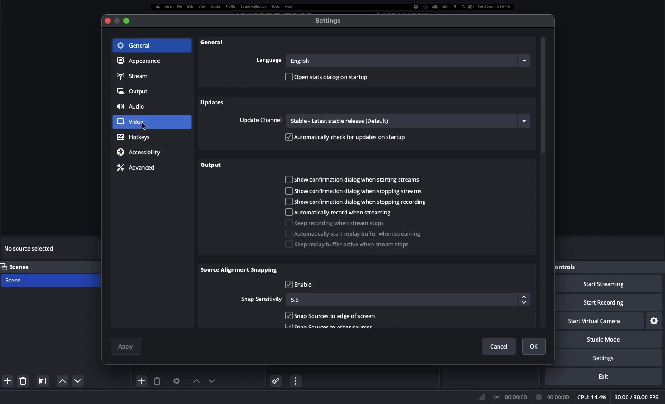 This screenshot has height=404, width=665. Describe the element at coordinates (133, 107) in the screenshot. I see `Audio` at that location.